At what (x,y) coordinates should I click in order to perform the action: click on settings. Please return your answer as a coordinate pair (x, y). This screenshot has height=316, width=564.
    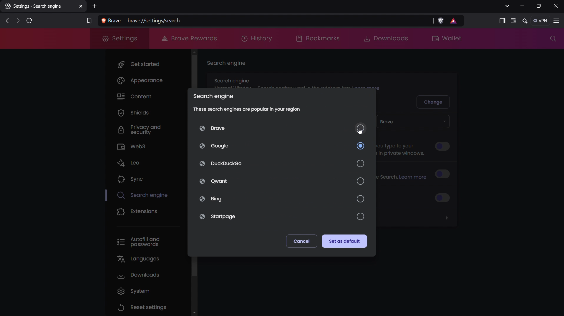
    Looking at the image, I should click on (44, 7).